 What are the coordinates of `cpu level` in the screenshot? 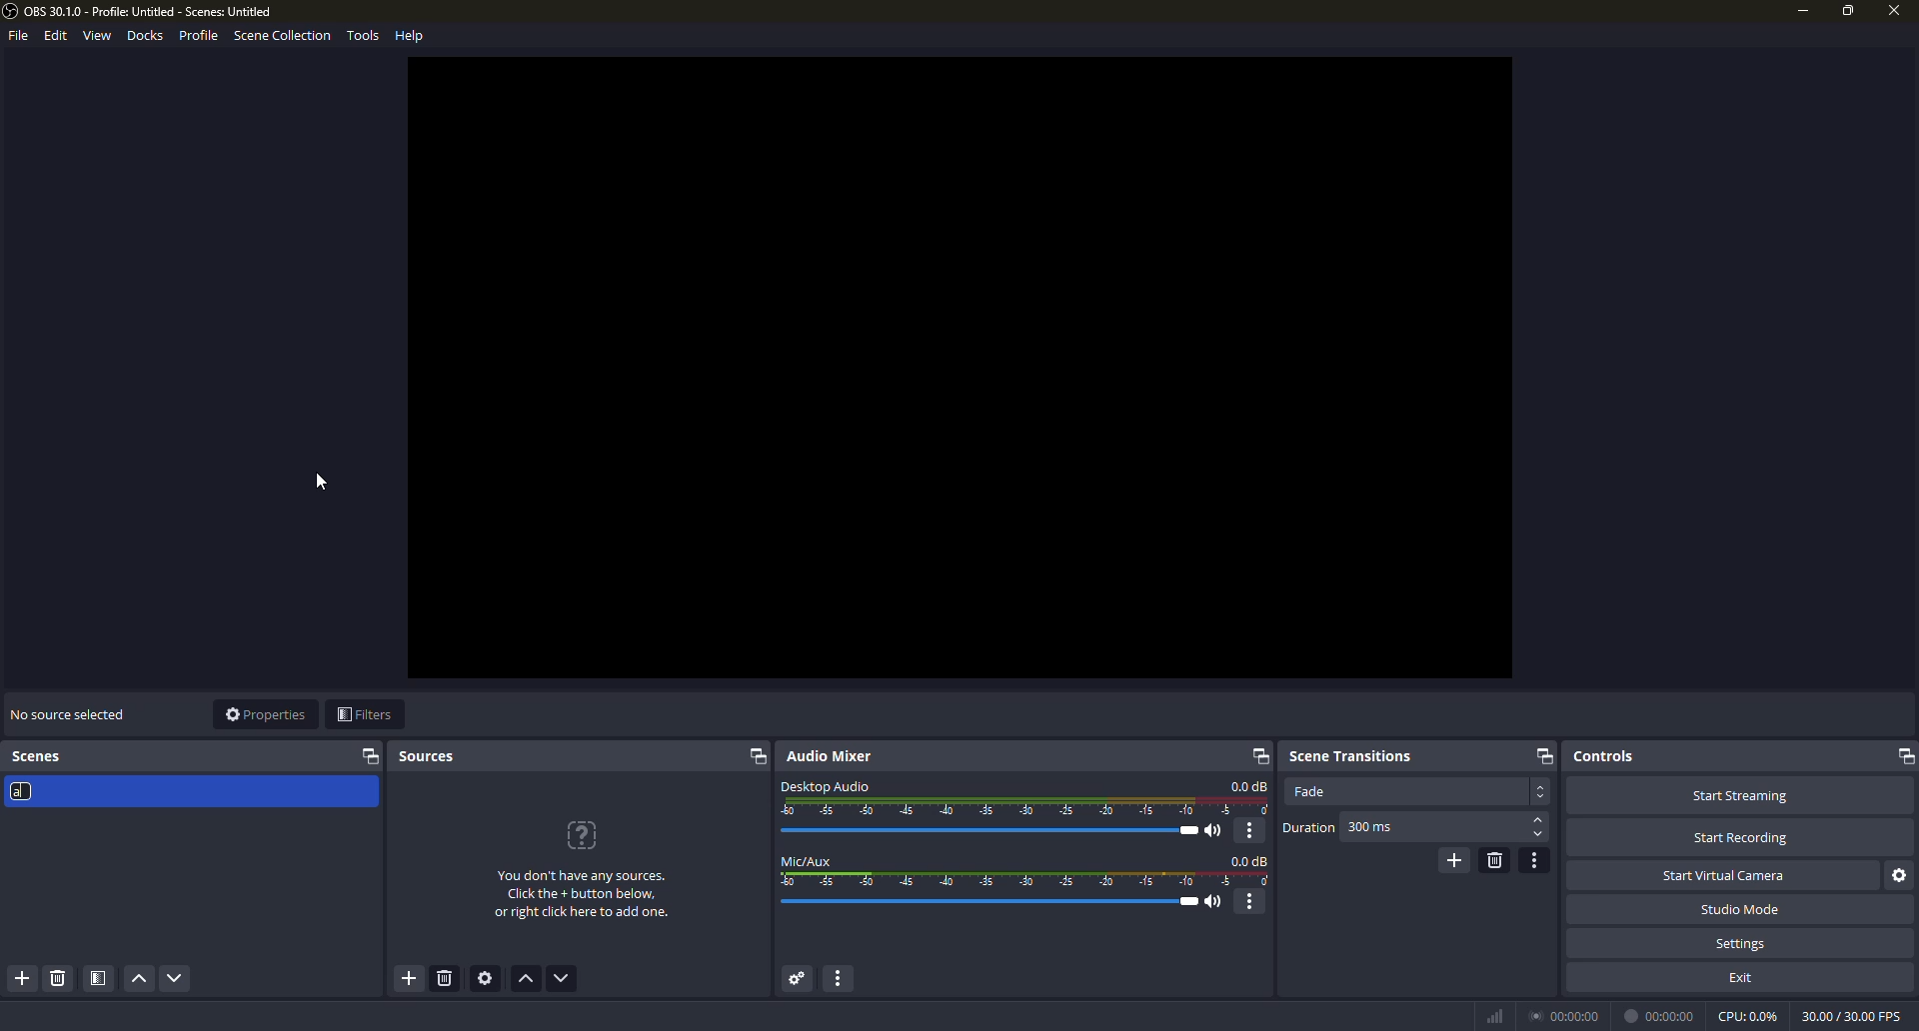 It's located at (1747, 1014).